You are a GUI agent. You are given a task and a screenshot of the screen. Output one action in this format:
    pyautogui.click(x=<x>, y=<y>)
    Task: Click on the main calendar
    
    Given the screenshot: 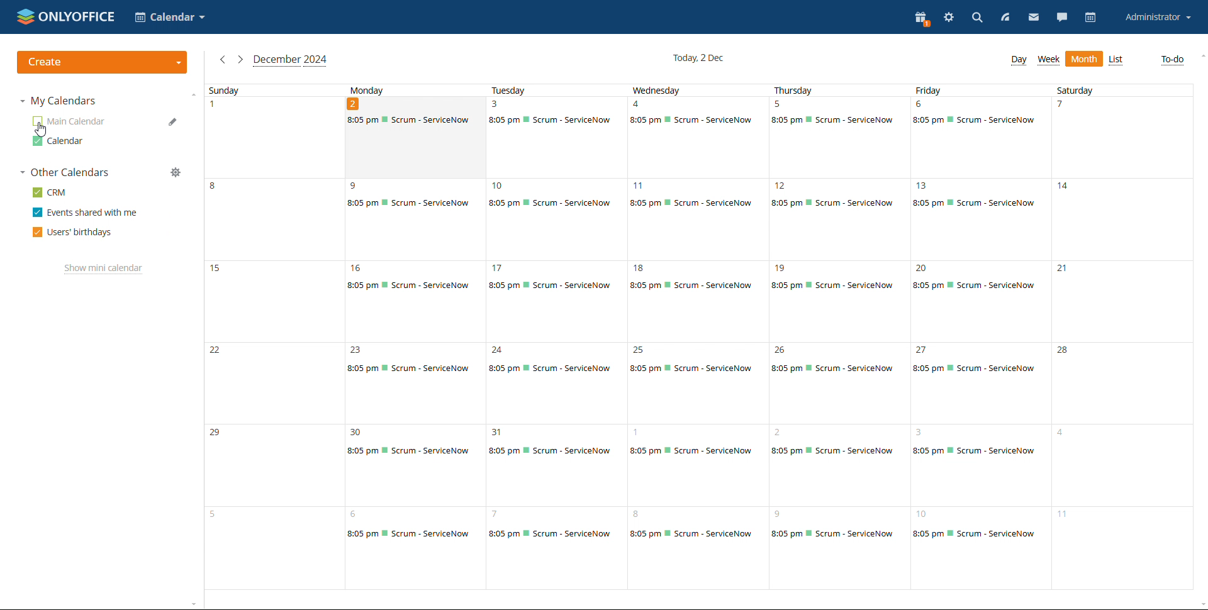 What is the action you would take?
    pyautogui.click(x=69, y=121)
    